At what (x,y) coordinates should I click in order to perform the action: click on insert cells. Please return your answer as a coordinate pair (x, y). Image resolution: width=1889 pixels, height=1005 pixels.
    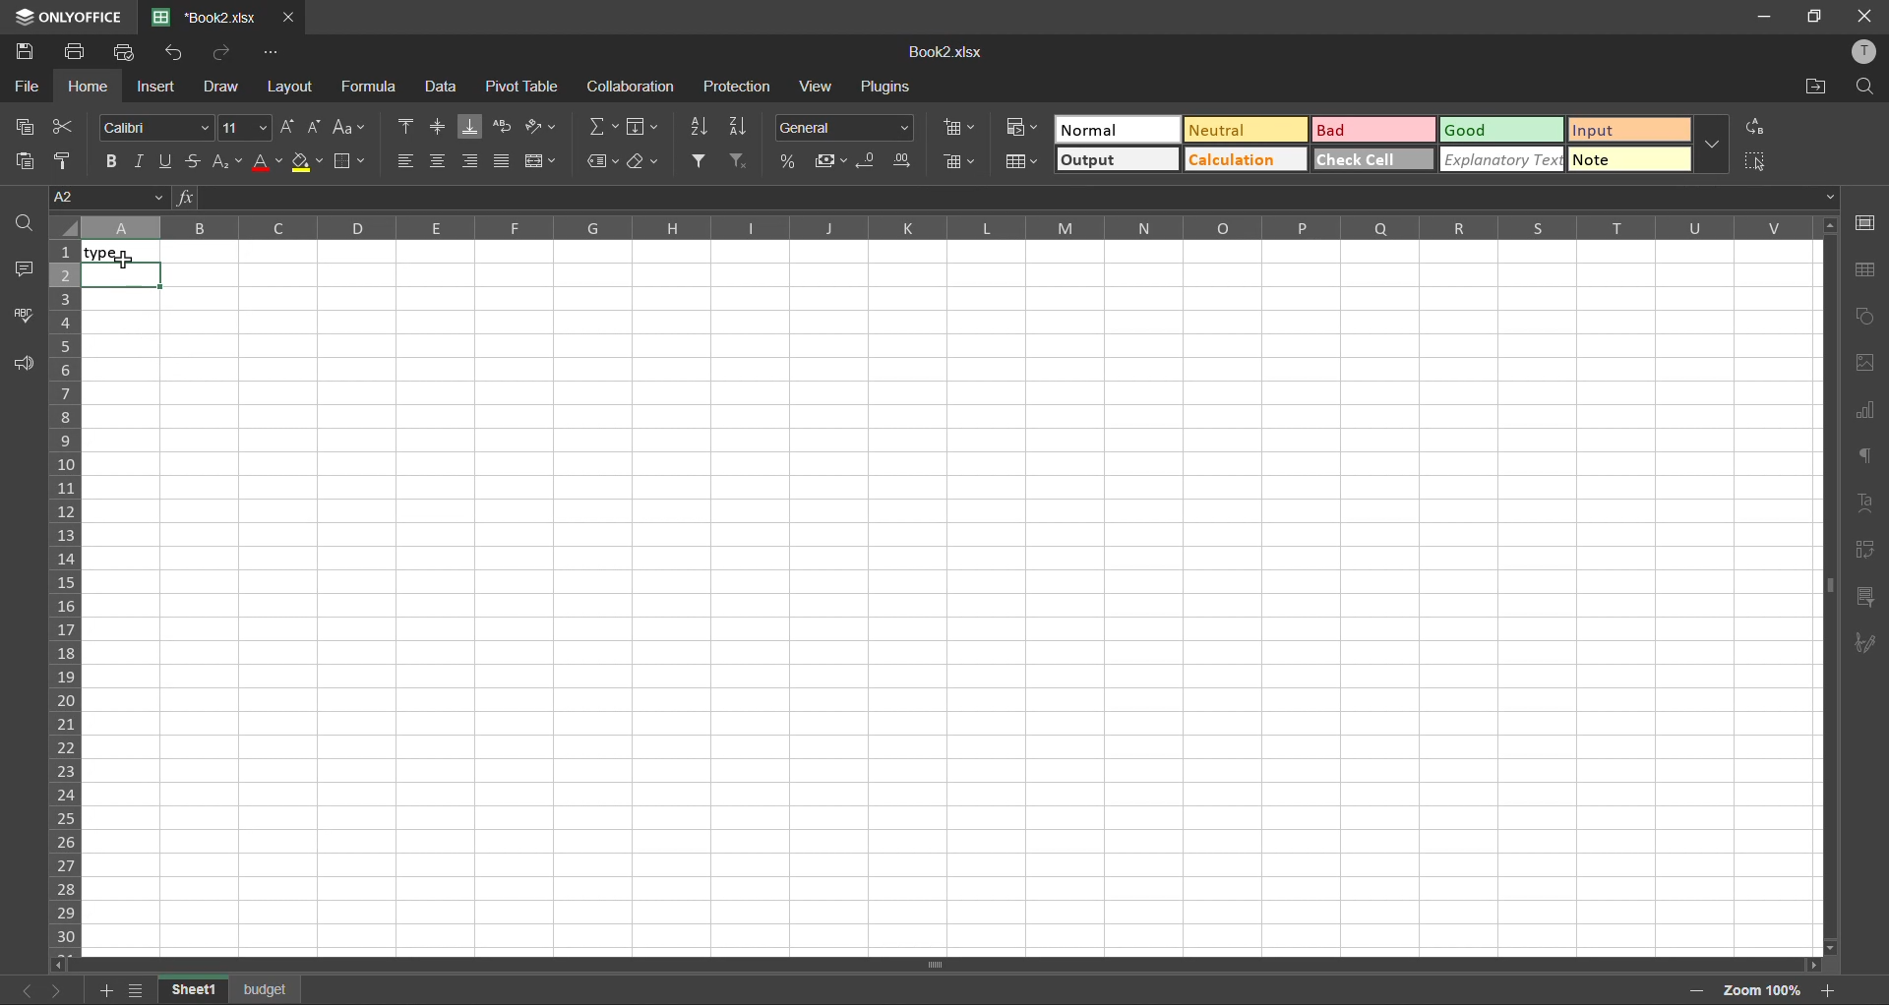
    Looking at the image, I should click on (957, 127).